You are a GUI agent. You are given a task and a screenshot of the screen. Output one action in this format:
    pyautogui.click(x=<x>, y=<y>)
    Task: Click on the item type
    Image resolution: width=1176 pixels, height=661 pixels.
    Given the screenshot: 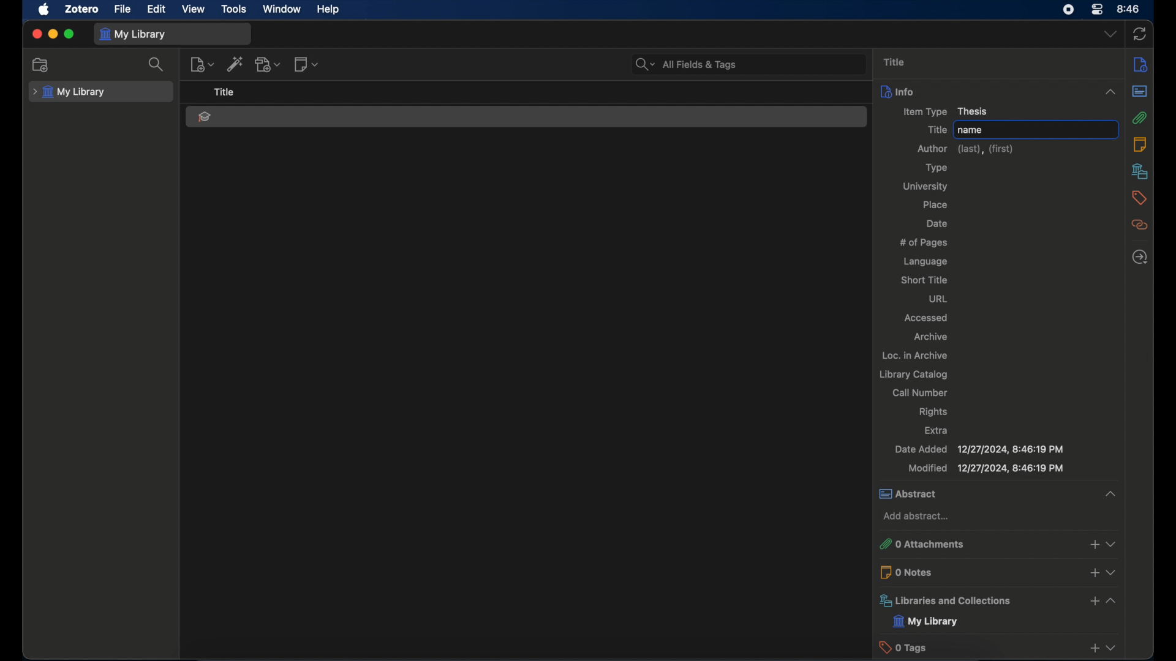 What is the action you would take?
    pyautogui.click(x=947, y=111)
    